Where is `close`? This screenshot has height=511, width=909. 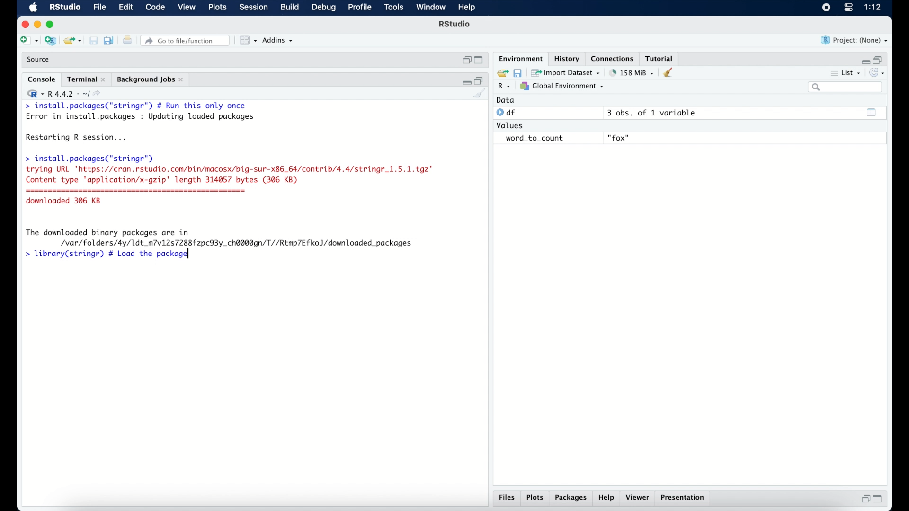 close is located at coordinates (24, 25).